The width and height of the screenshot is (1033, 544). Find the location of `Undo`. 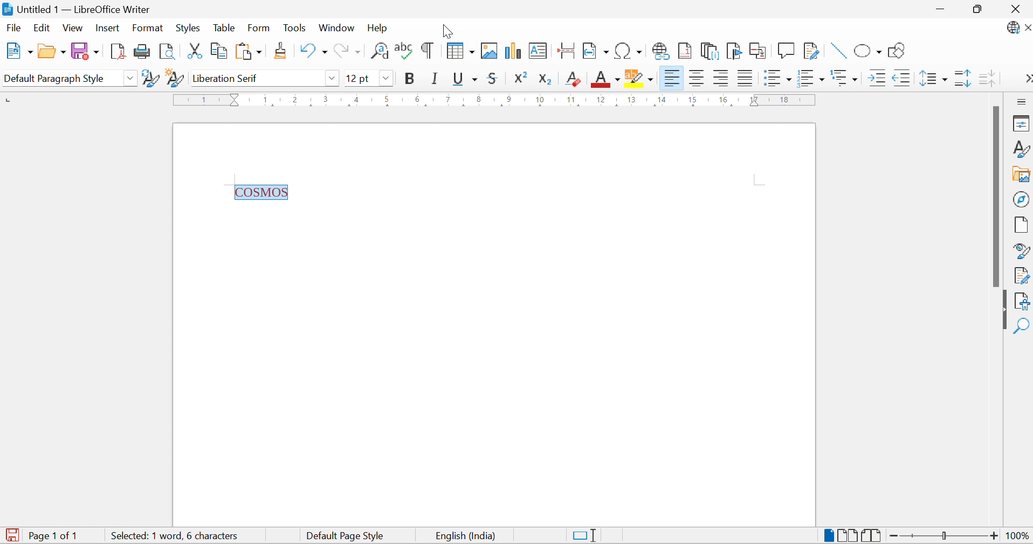

Undo is located at coordinates (312, 51).